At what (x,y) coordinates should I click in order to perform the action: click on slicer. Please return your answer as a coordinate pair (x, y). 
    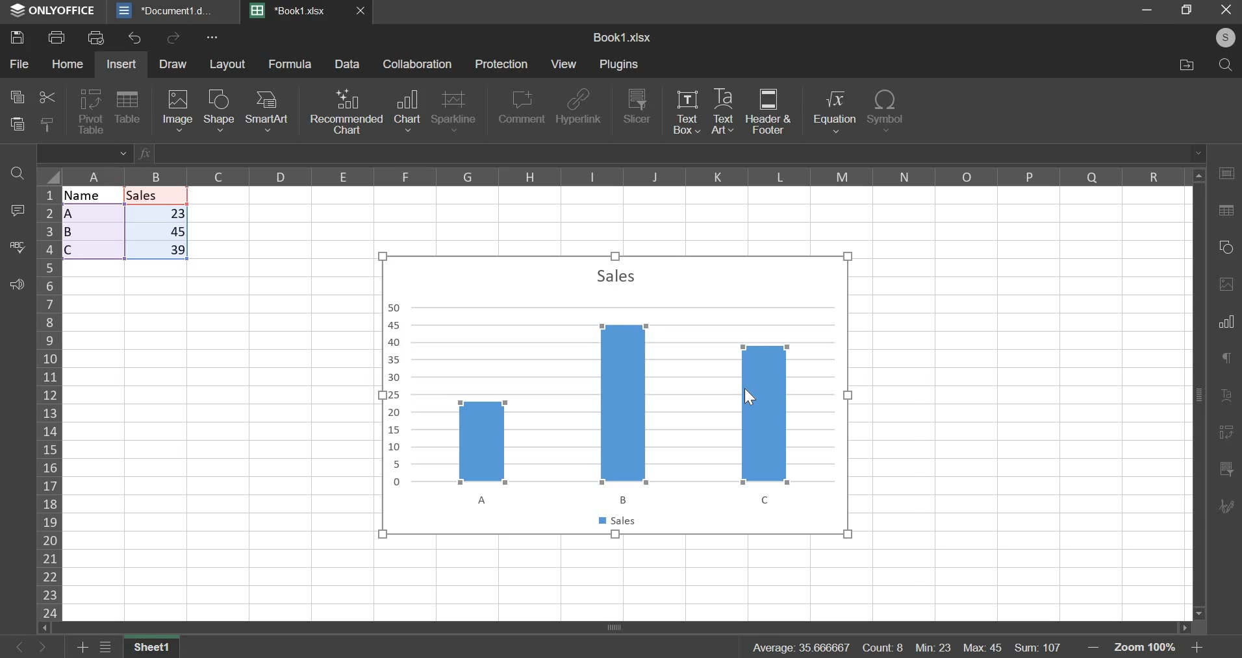
    Looking at the image, I should click on (636, 106).